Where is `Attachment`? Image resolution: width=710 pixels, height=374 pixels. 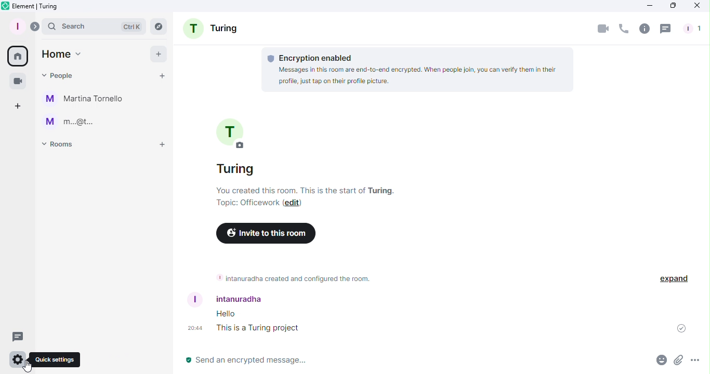 Attachment is located at coordinates (679, 362).